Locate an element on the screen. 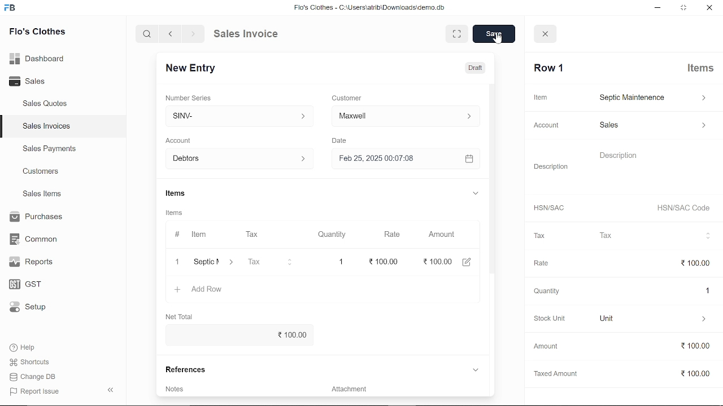 The height and width of the screenshot is (406, 723). septic maintenance is located at coordinates (653, 98).